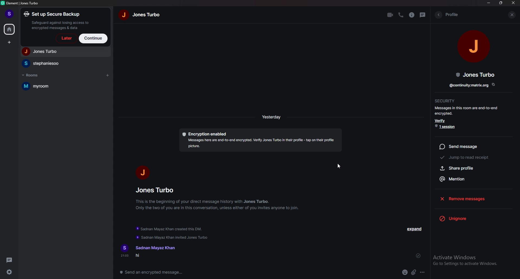 The image size is (520, 279). Describe the element at coordinates (155, 272) in the screenshot. I see `message box` at that location.